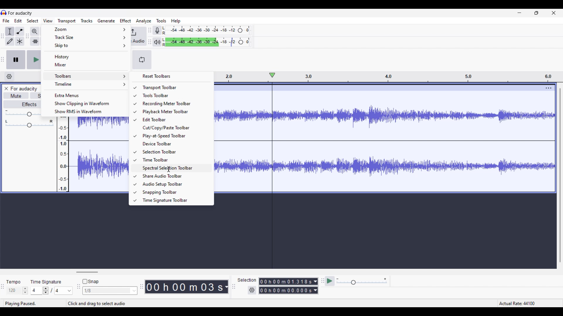 This screenshot has width=563, height=316. Describe the element at coordinates (106, 20) in the screenshot. I see `Generate menu` at that location.